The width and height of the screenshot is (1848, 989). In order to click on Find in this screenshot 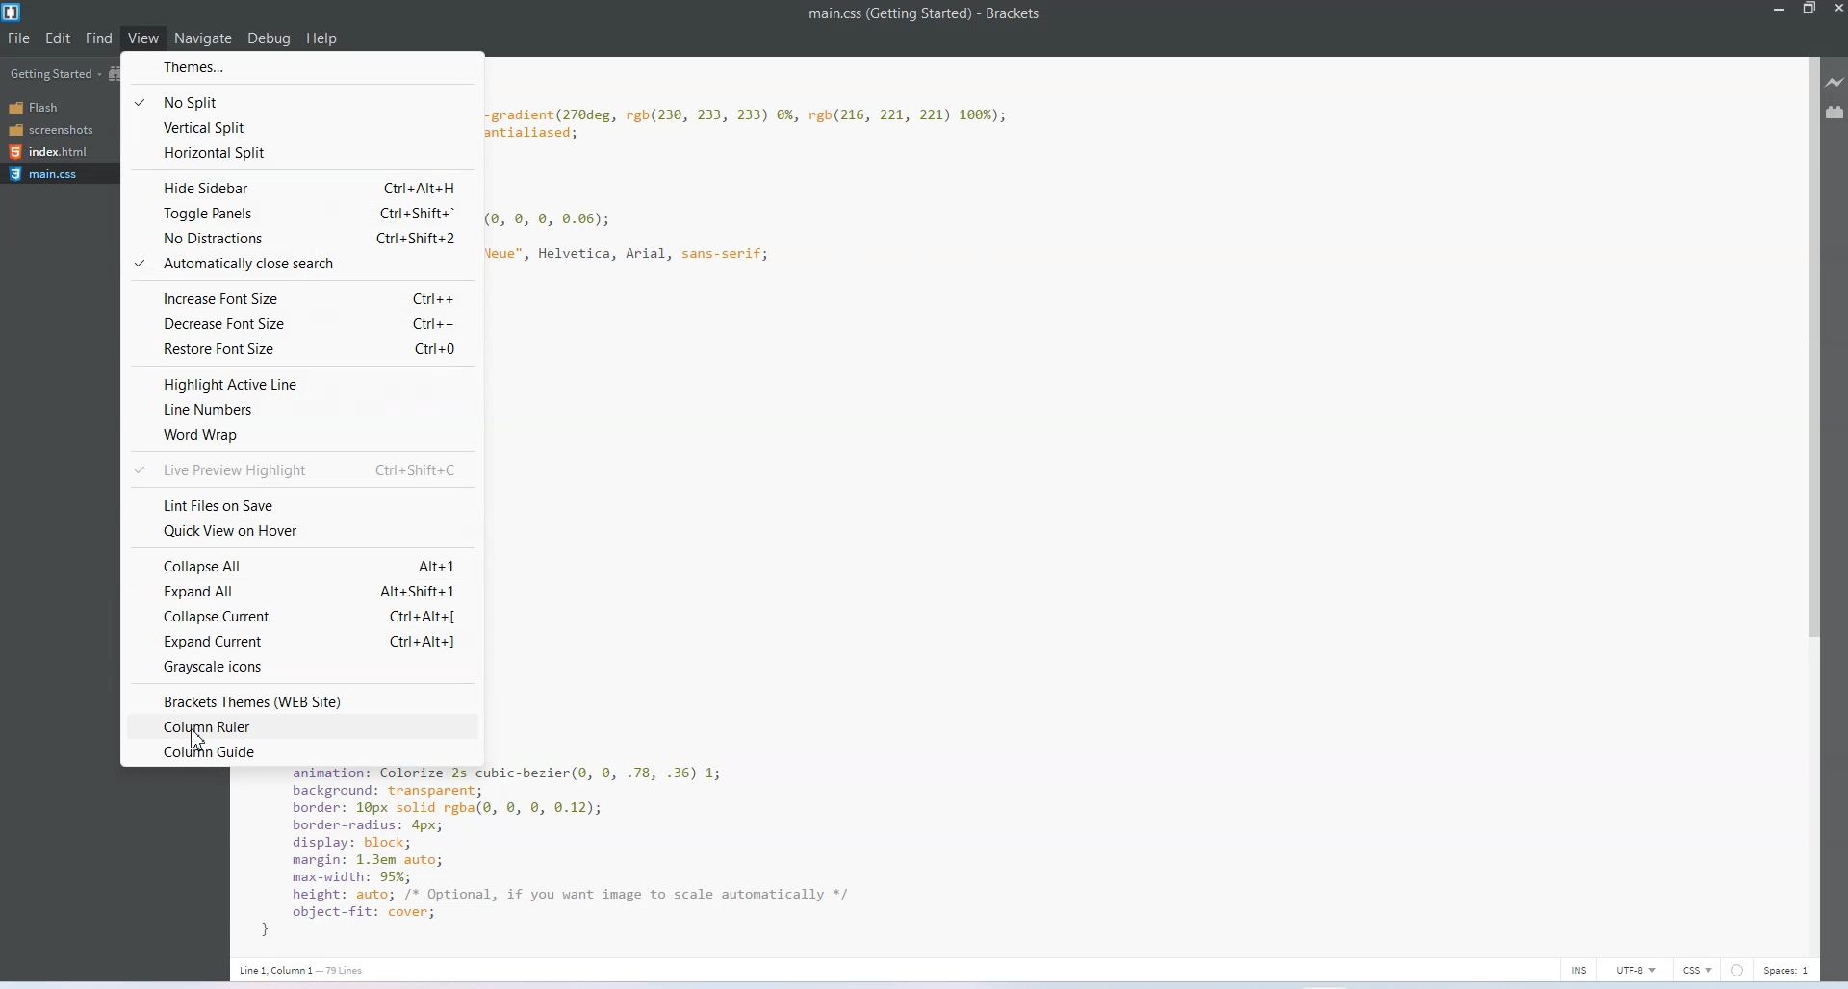, I will do `click(101, 39)`.